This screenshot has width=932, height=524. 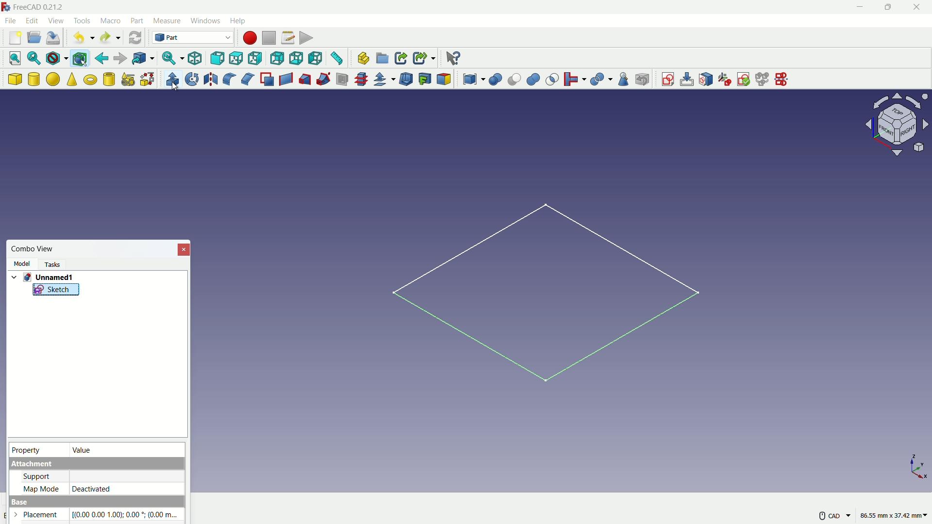 What do you see at coordinates (91, 80) in the screenshot?
I see `torus solid` at bounding box center [91, 80].